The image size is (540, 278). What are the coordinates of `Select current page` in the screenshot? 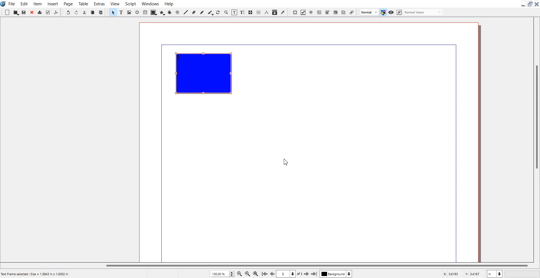 It's located at (289, 274).